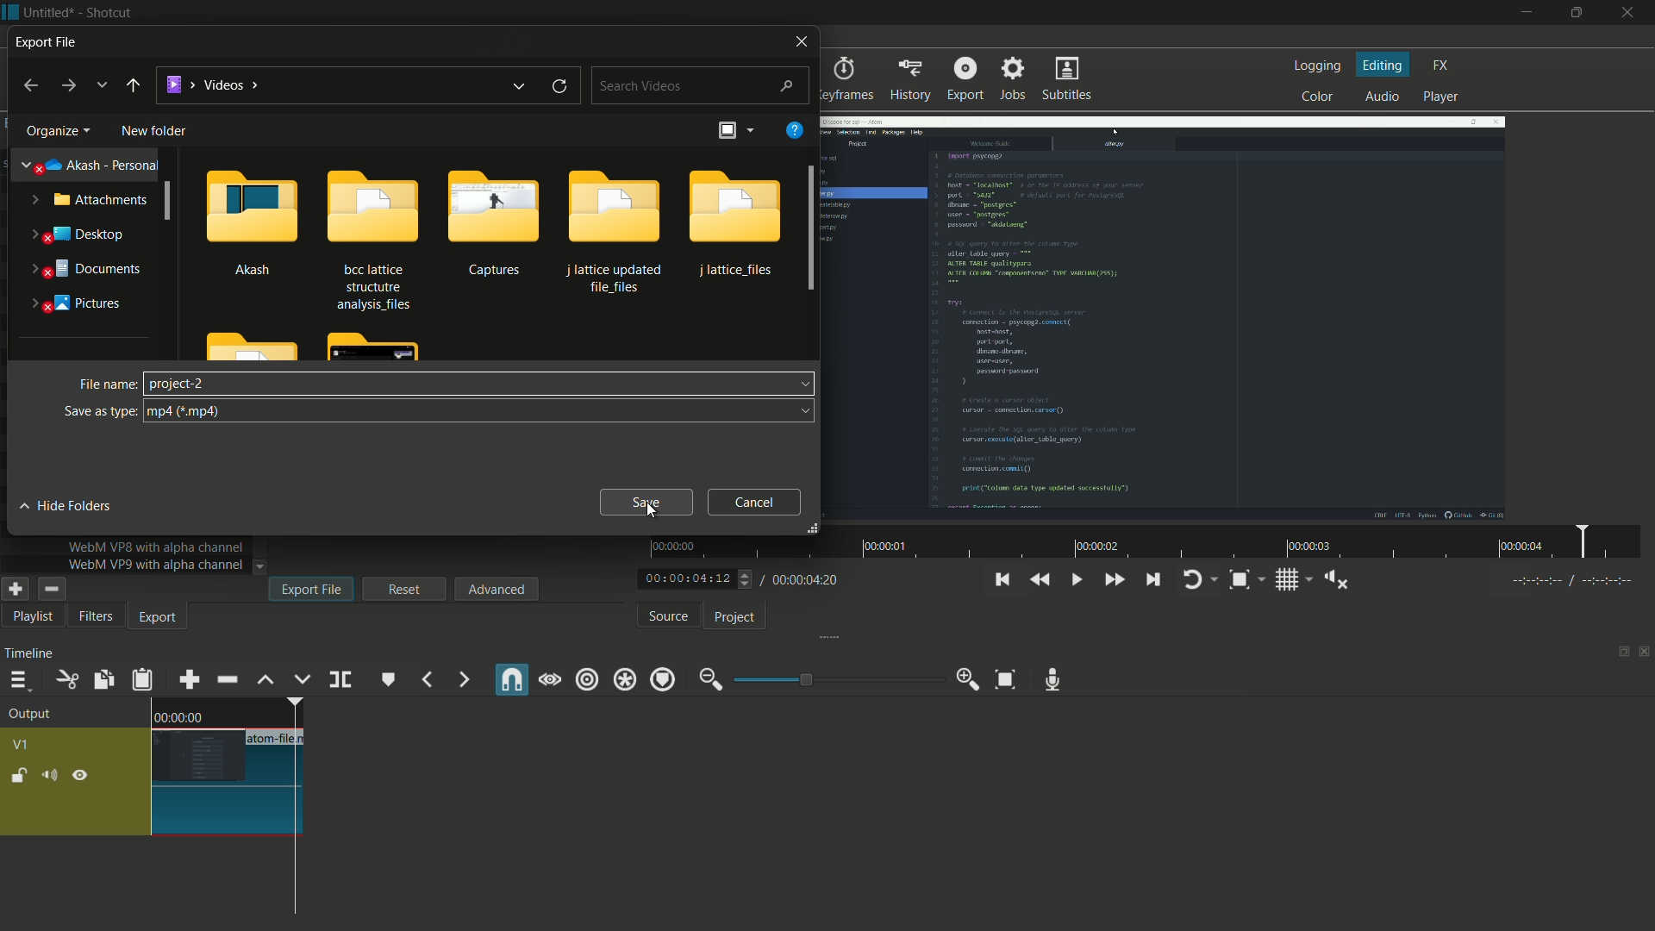  What do you see at coordinates (495, 589) in the screenshot?
I see `advanced` at bounding box center [495, 589].